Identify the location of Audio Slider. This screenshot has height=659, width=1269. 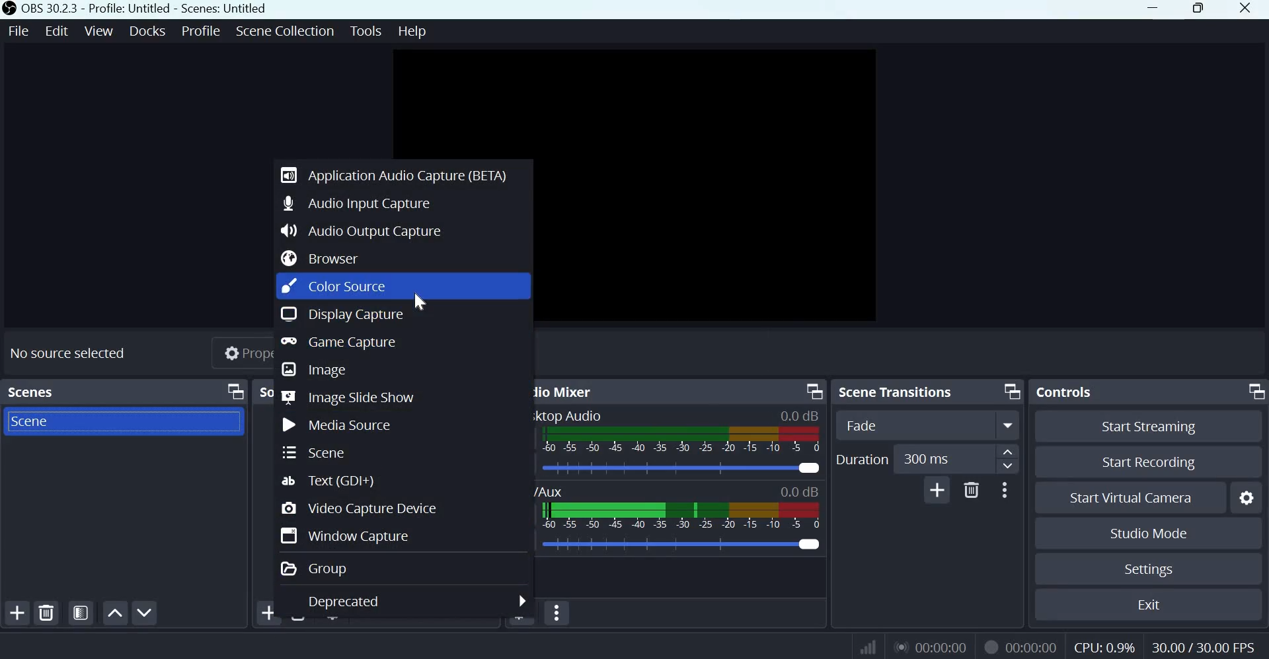
(810, 467).